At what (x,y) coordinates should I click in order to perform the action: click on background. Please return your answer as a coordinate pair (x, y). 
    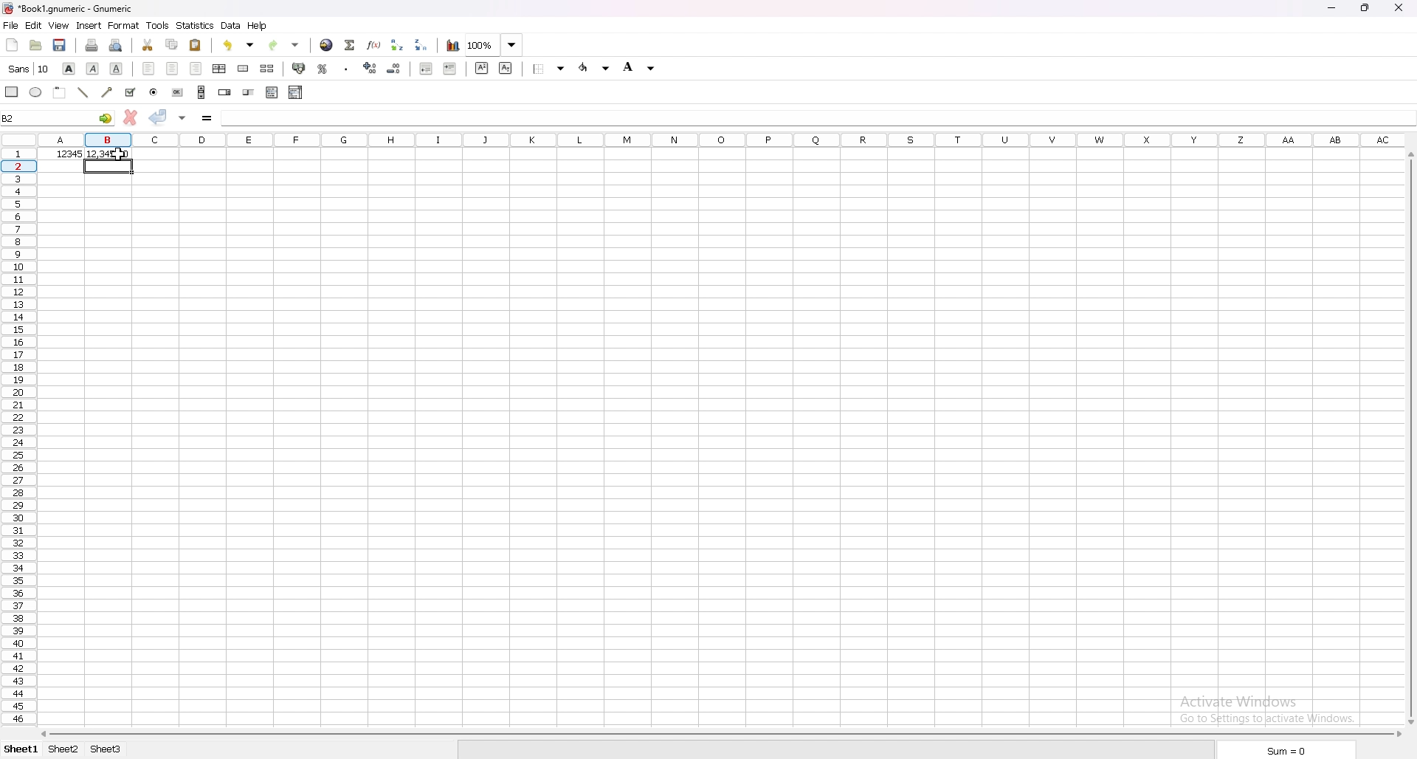
    Looking at the image, I should click on (641, 66).